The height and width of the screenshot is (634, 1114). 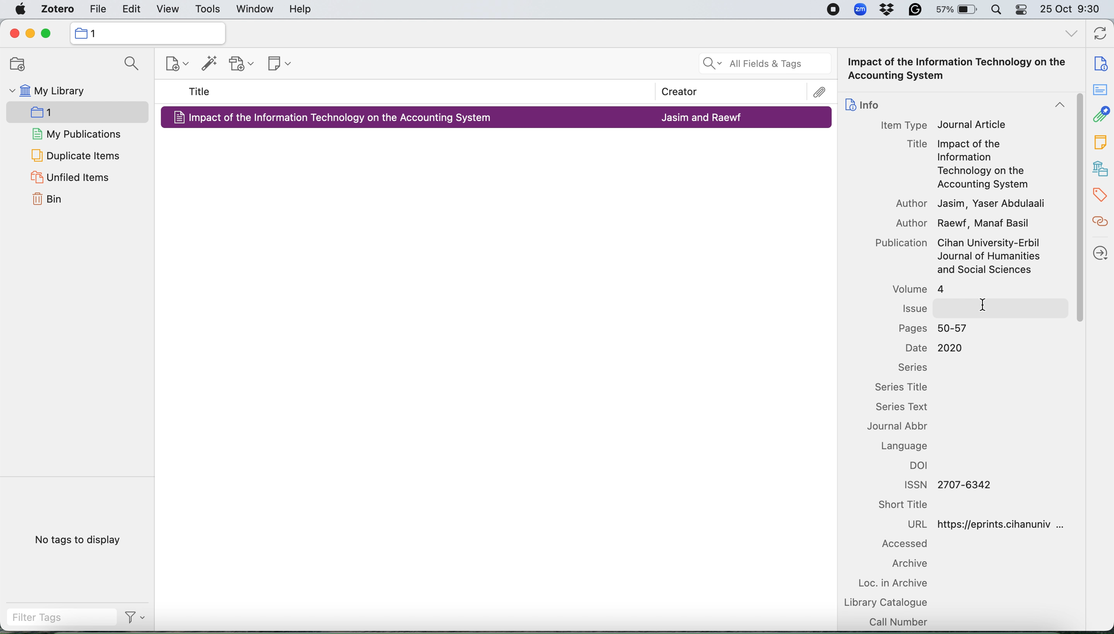 What do you see at coordinates (916, 289) in the screenshot?
I see `volume` at bounding box center [916, 289].